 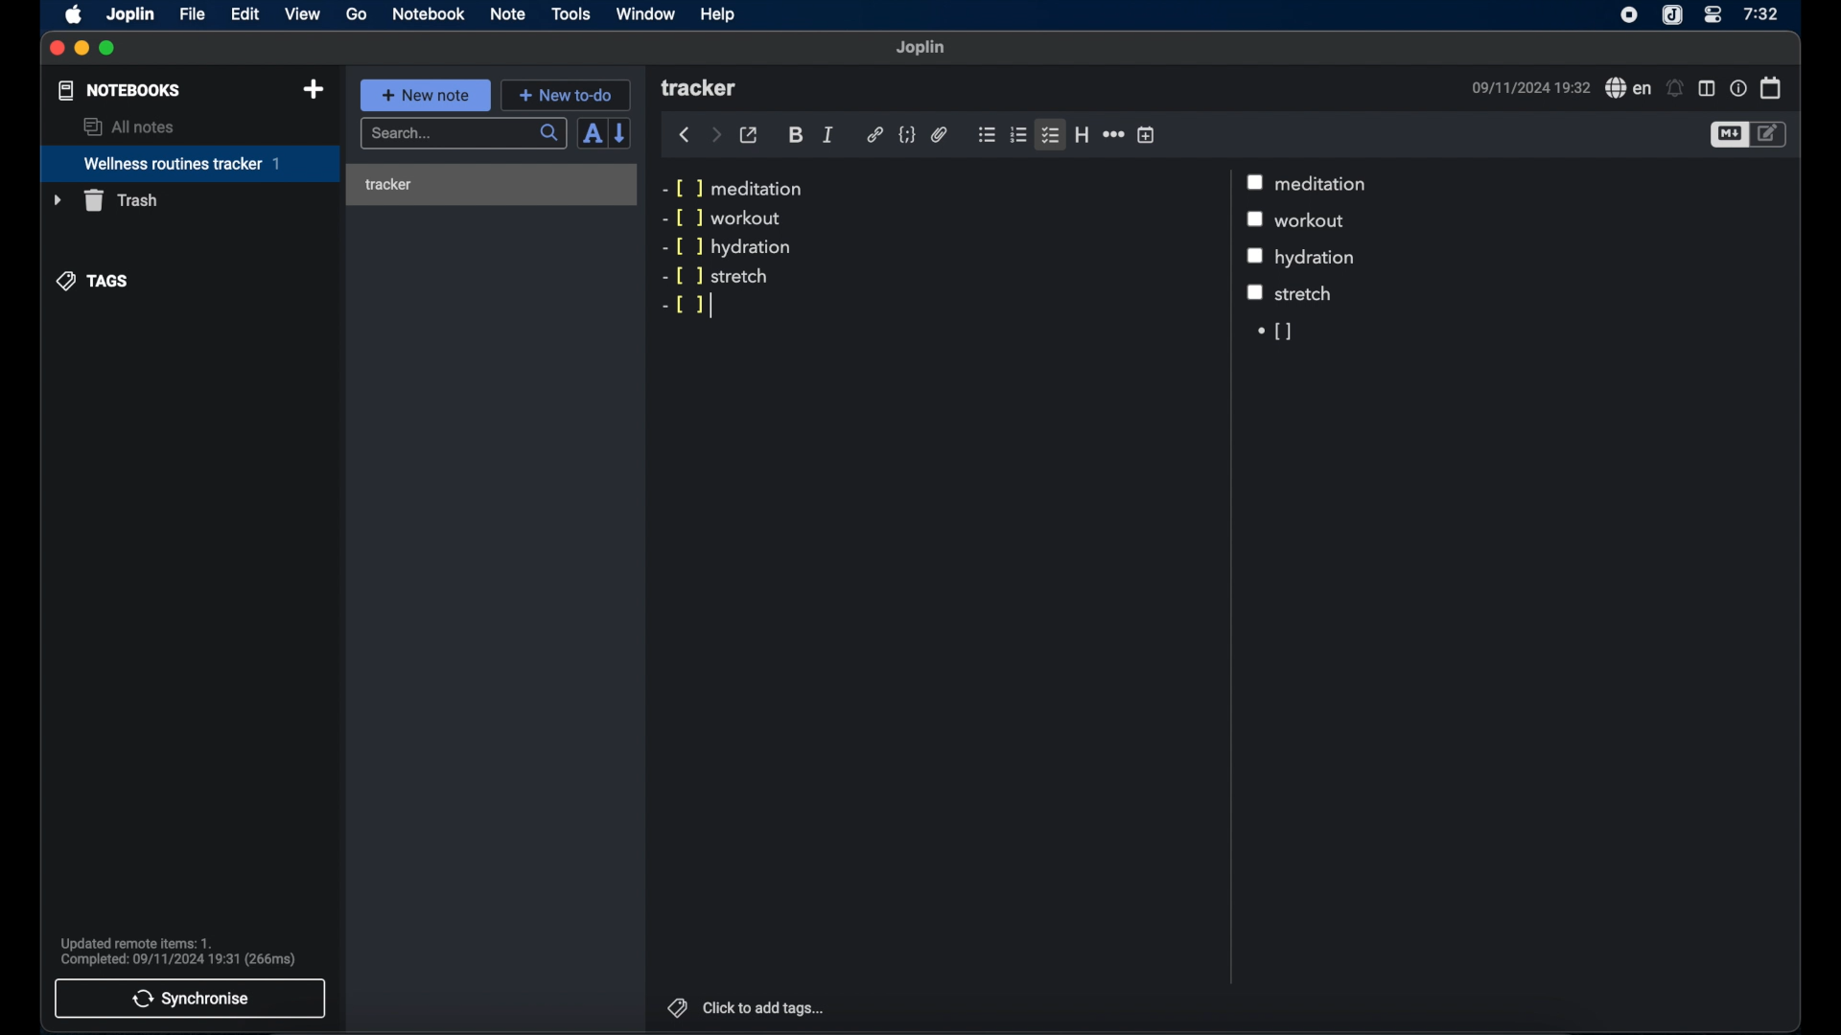 I want to click on hyperlink, so click(x=874, y=135).